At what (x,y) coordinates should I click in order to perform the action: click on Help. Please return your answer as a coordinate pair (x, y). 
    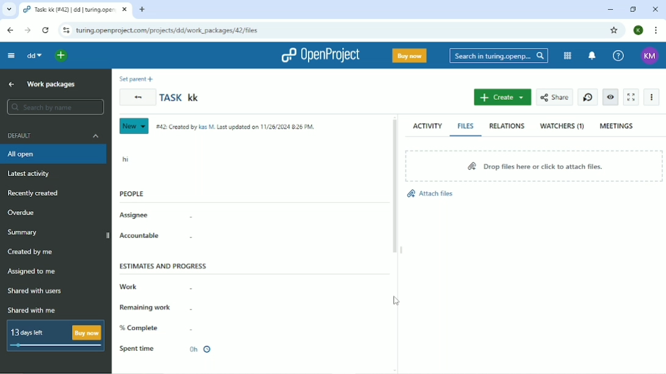
    Looking at the image, I should click on (617, 55).